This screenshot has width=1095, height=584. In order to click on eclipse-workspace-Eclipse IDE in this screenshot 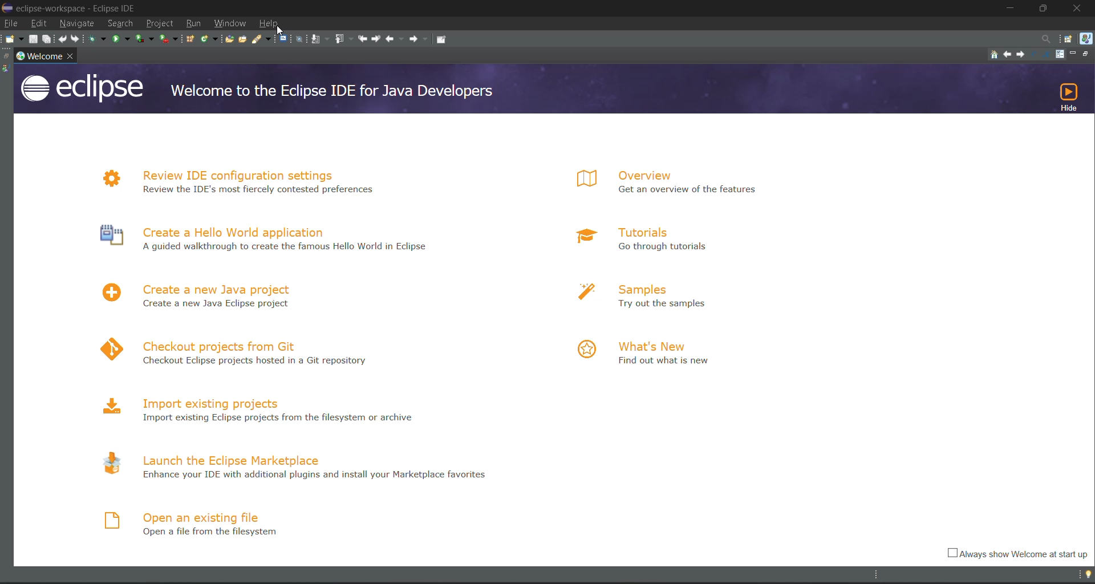, I will do `click(72, 9)`.